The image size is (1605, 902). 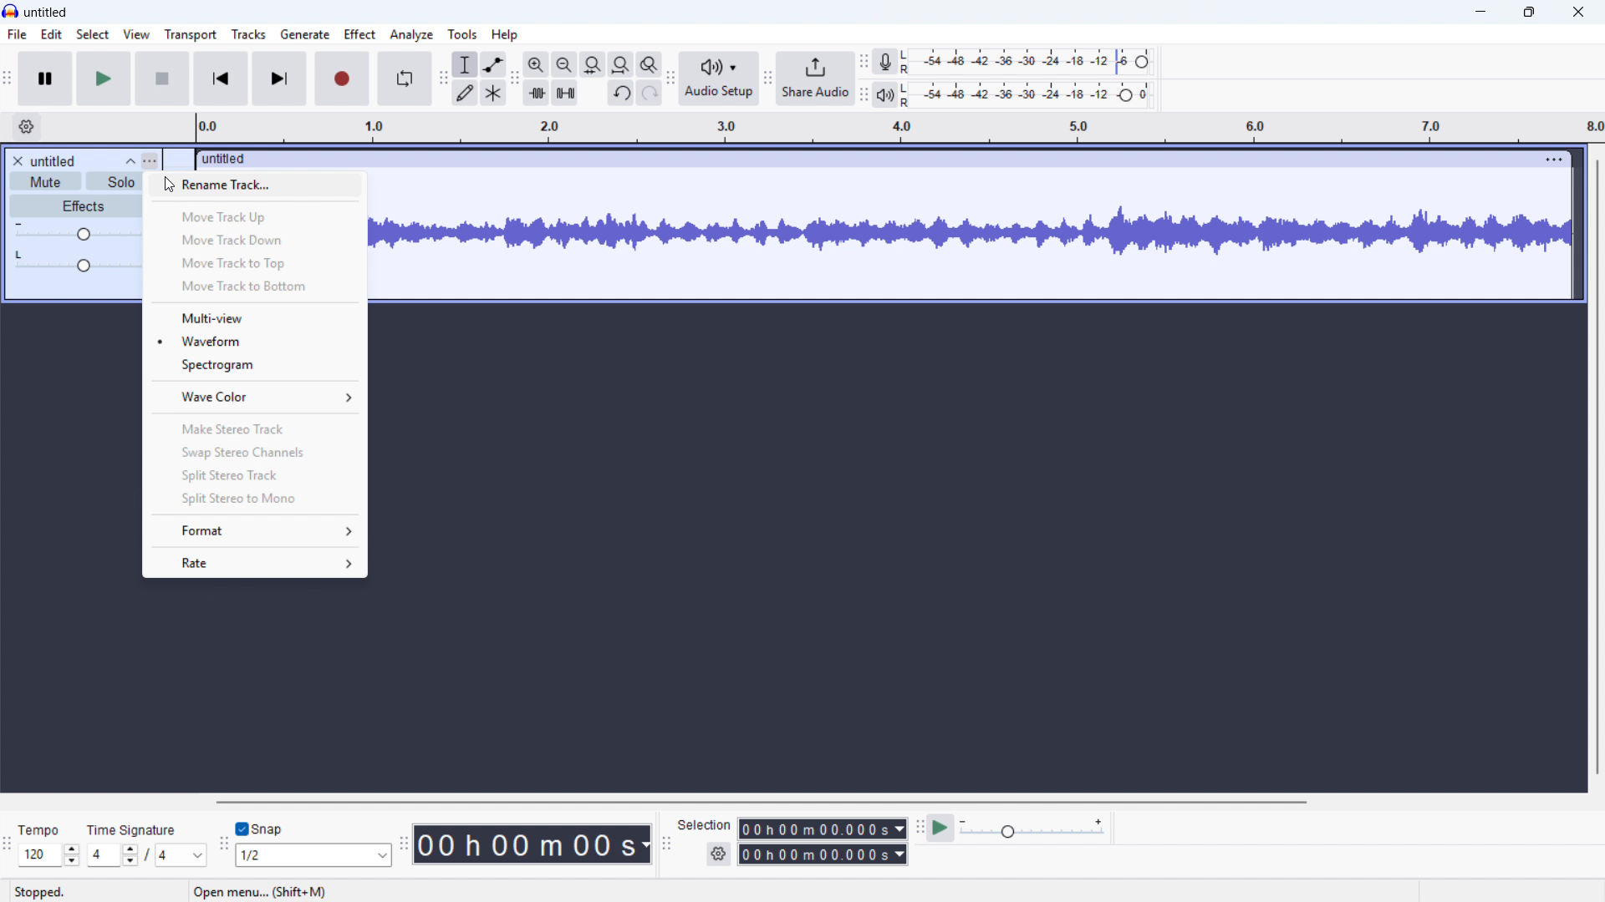 What do you see at coordinates (1531, 13) in the screenshot?
I see `maximise` at bounding box center [1531, 13].